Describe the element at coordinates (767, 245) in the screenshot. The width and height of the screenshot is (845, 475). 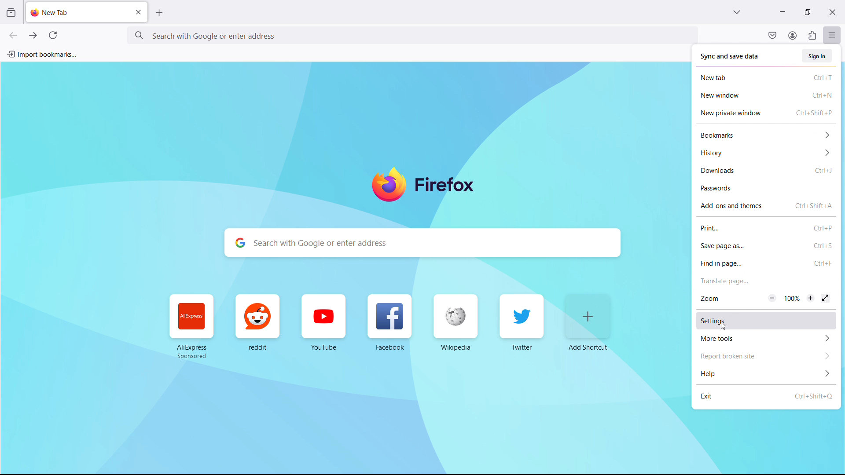
I see `save page as` at that location.